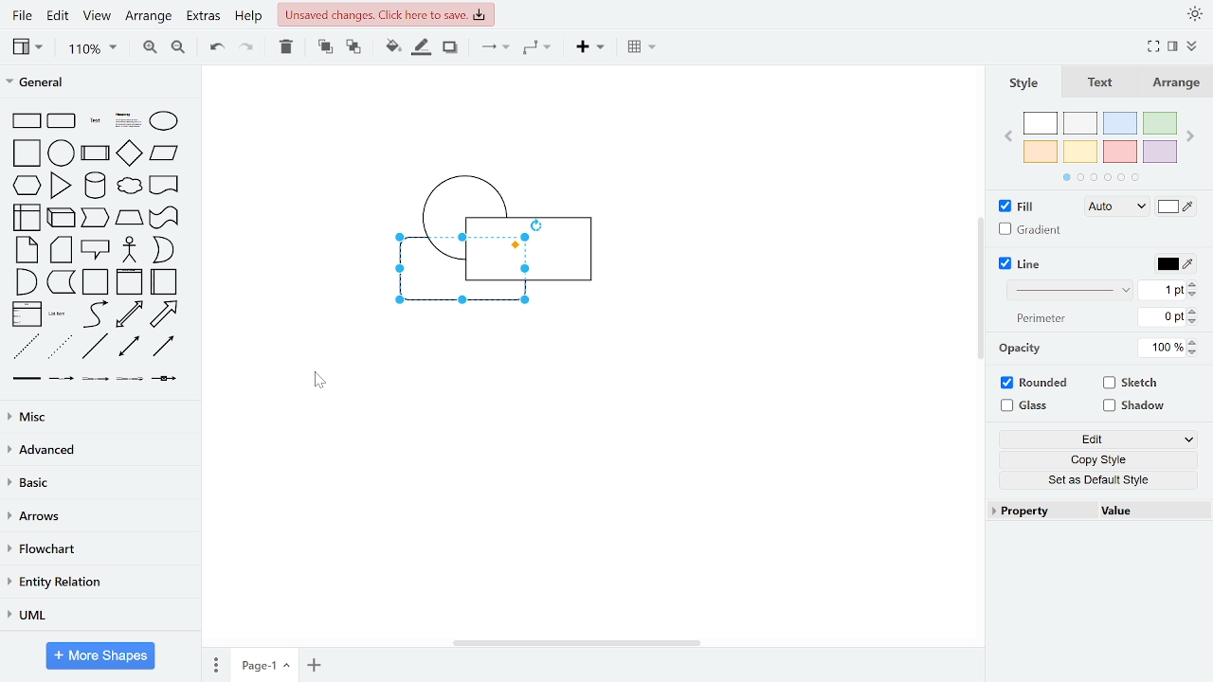  I want to click on add page, so click(313, 664).